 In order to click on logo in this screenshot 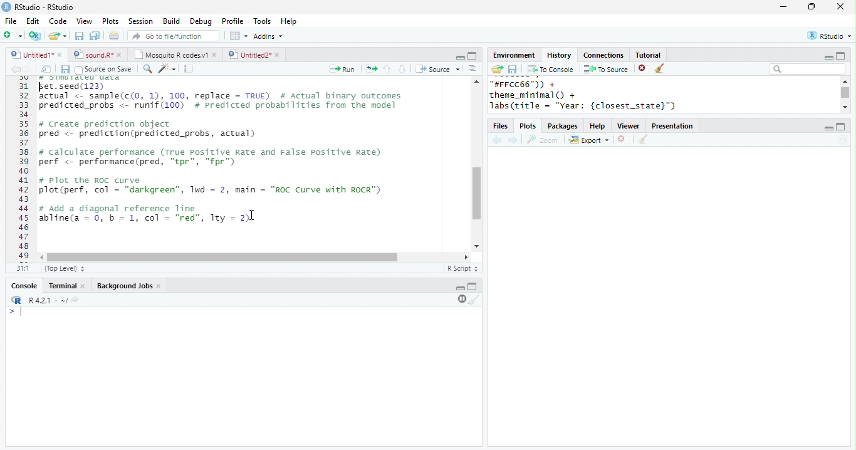, I will do `click(6, 6)`.